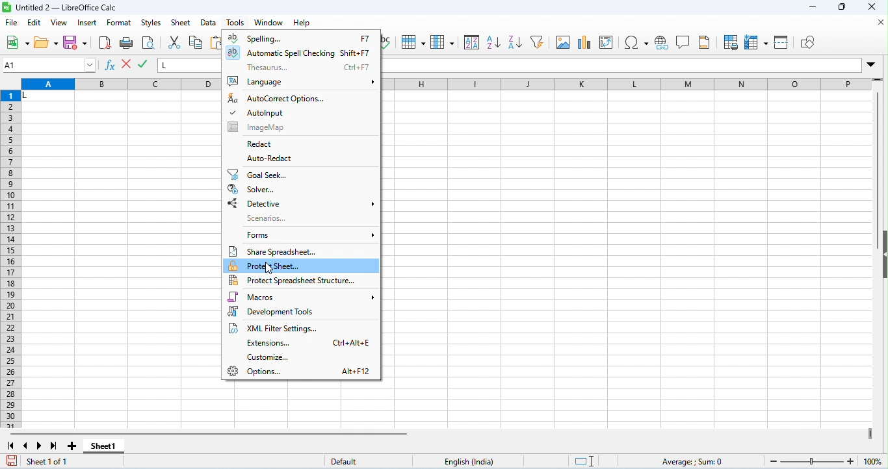 The height and width of the screenshot is (469, 888). What do you see at coordinates (606, 42) in the screenshot?
I see `insert / add pivot table` at bounding box center [606, 42].